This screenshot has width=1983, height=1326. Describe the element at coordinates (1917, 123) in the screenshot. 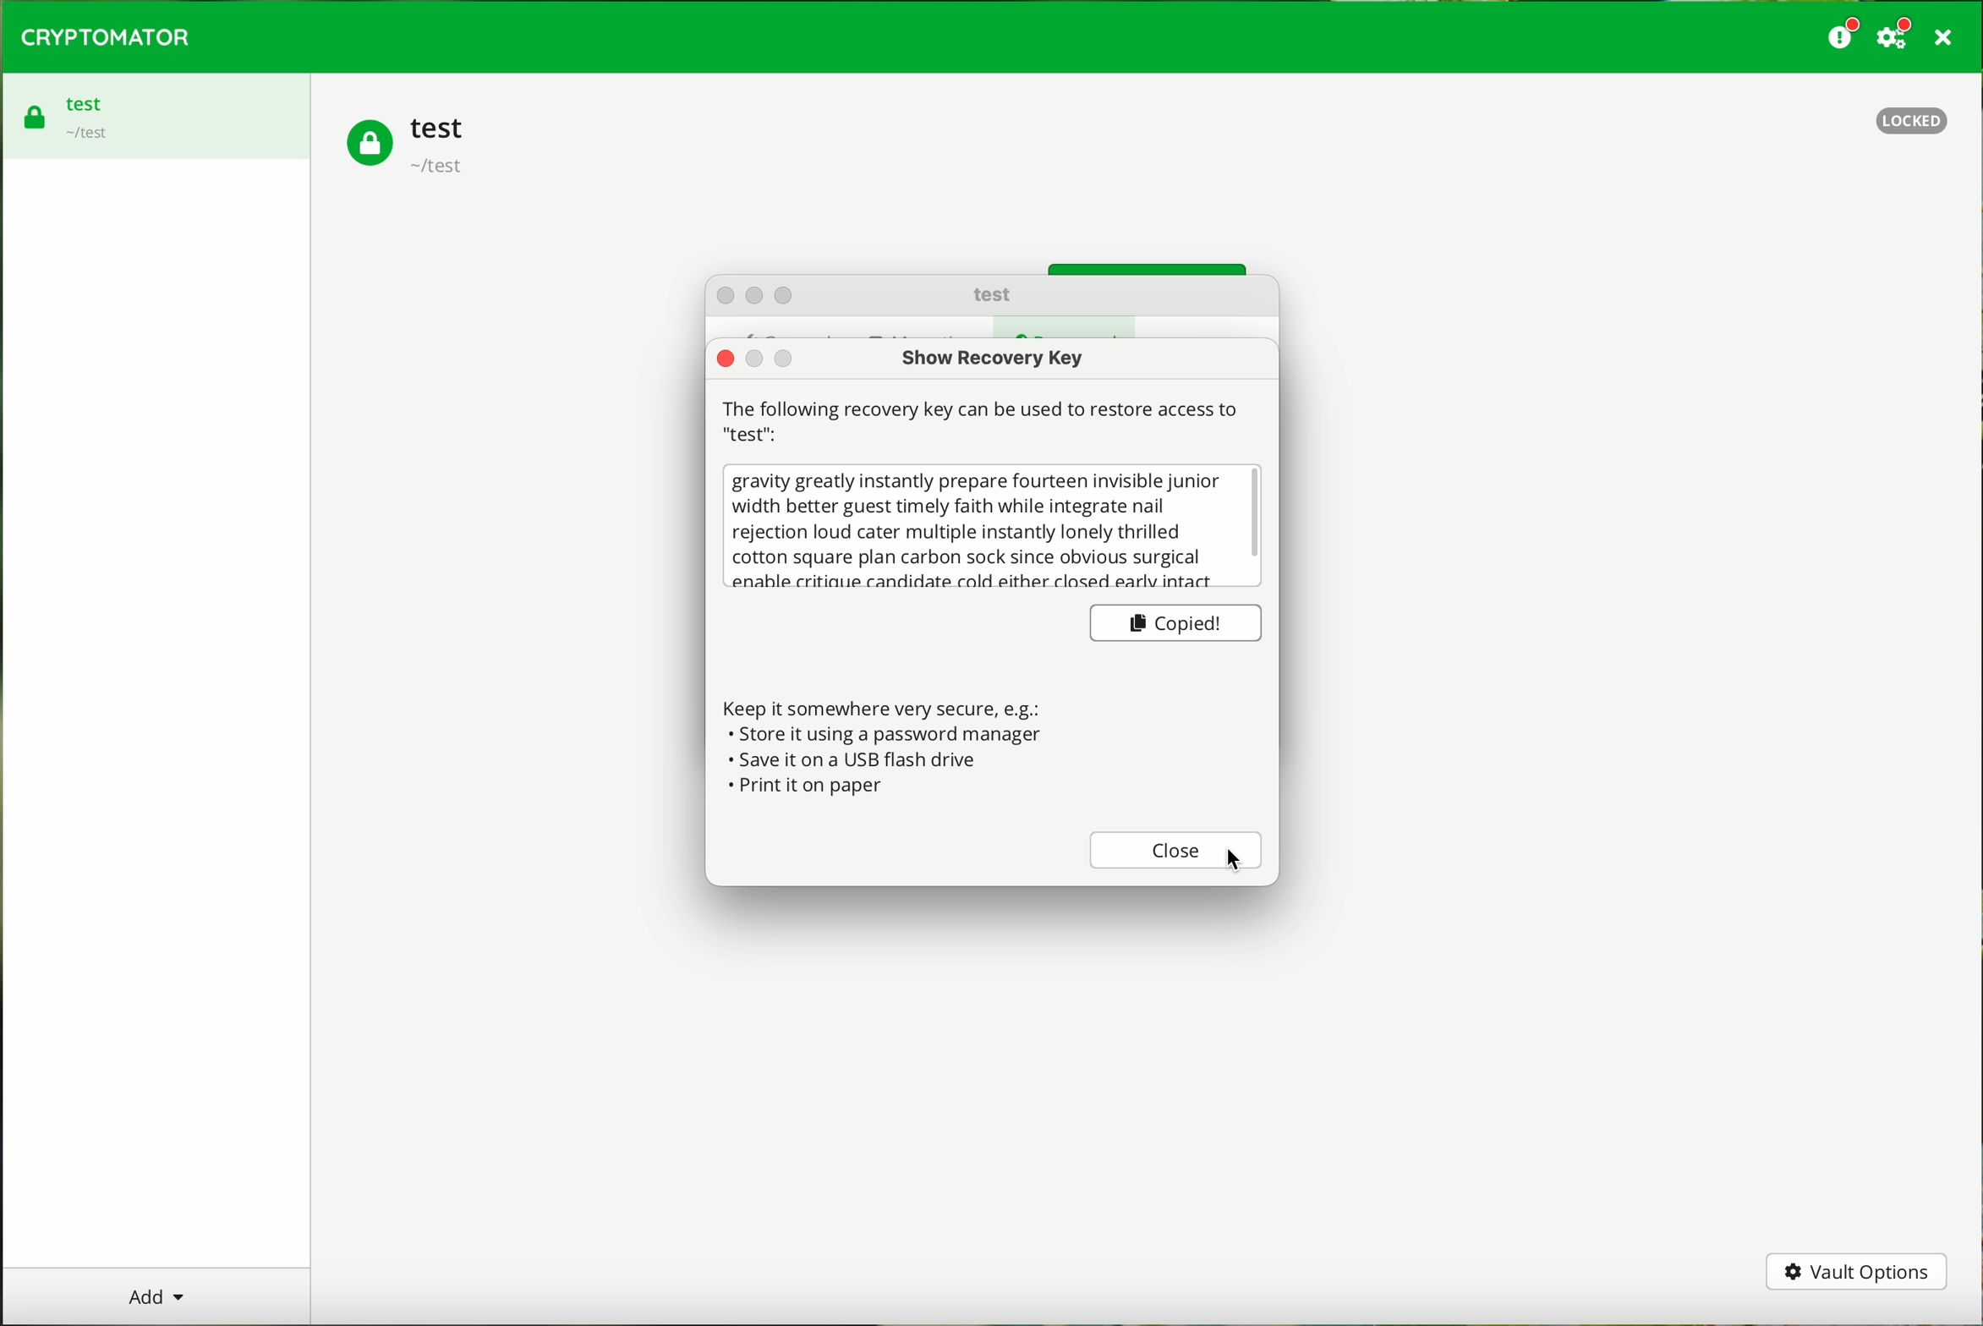

I see `locked` at that location.